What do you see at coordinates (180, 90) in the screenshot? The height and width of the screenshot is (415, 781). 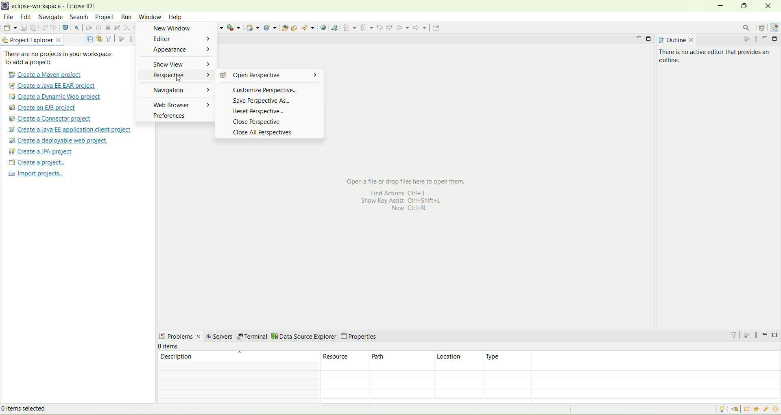 I see `navigation` at bounding box center [180, 90].